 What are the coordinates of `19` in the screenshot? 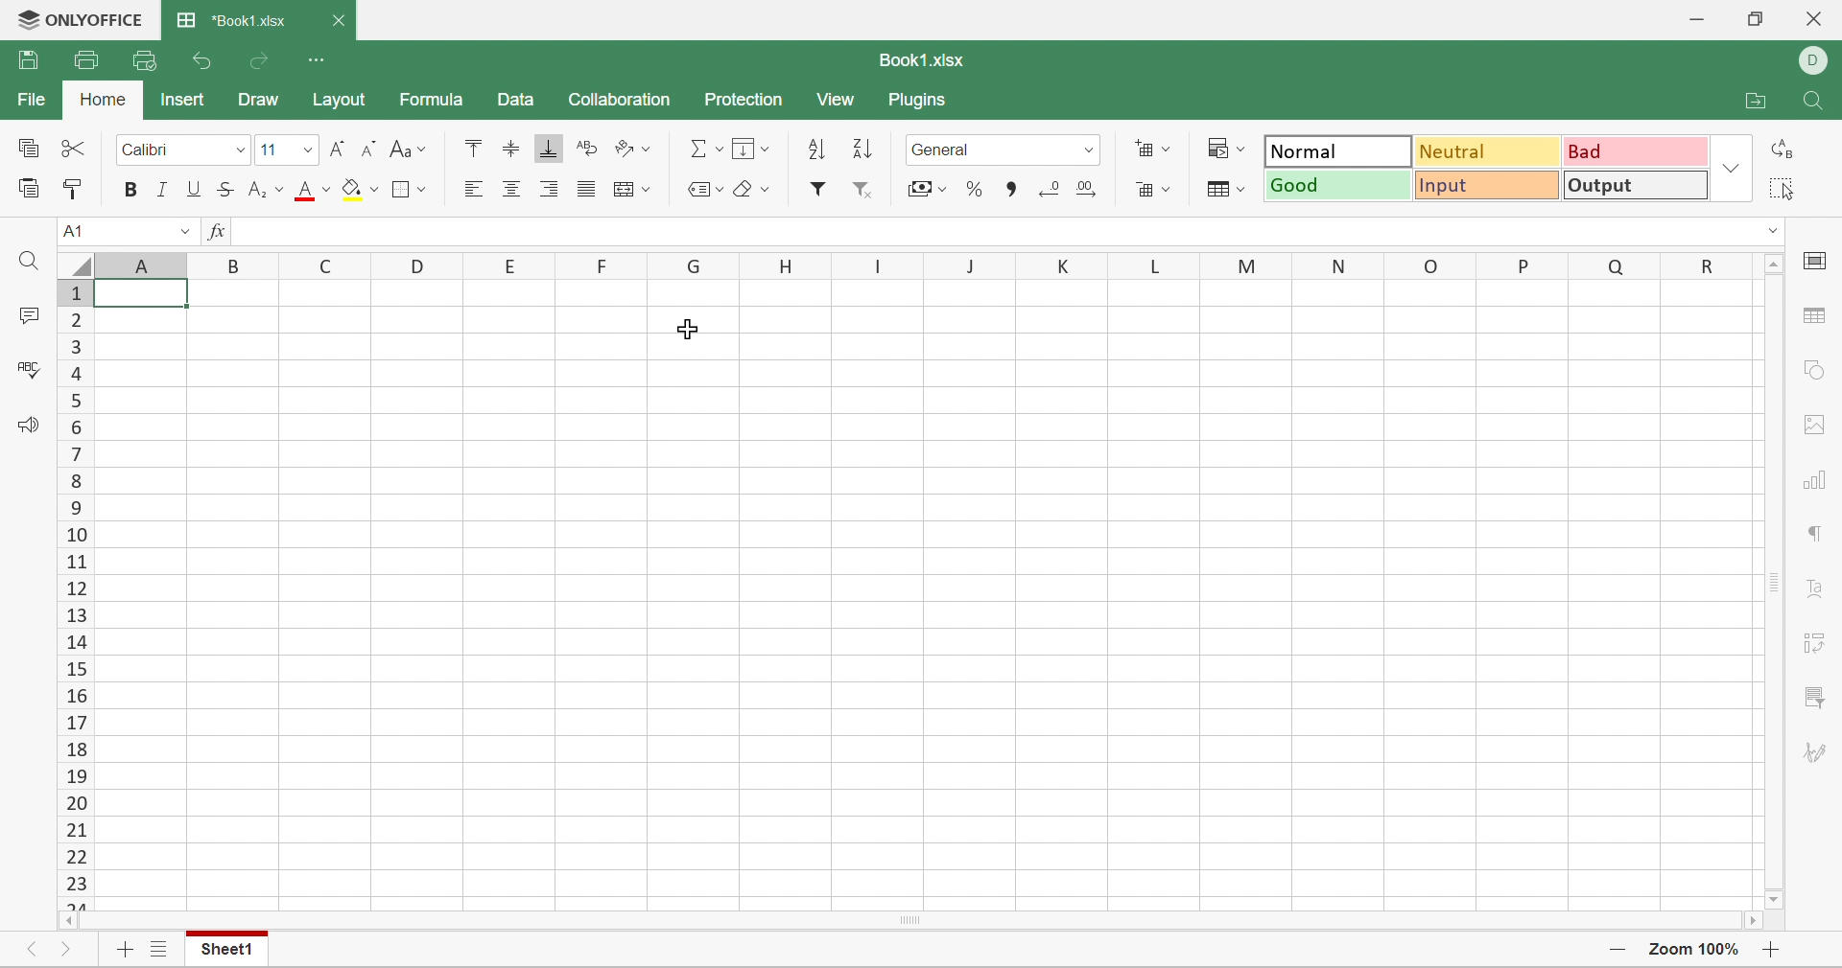 It's located at (76, 773).